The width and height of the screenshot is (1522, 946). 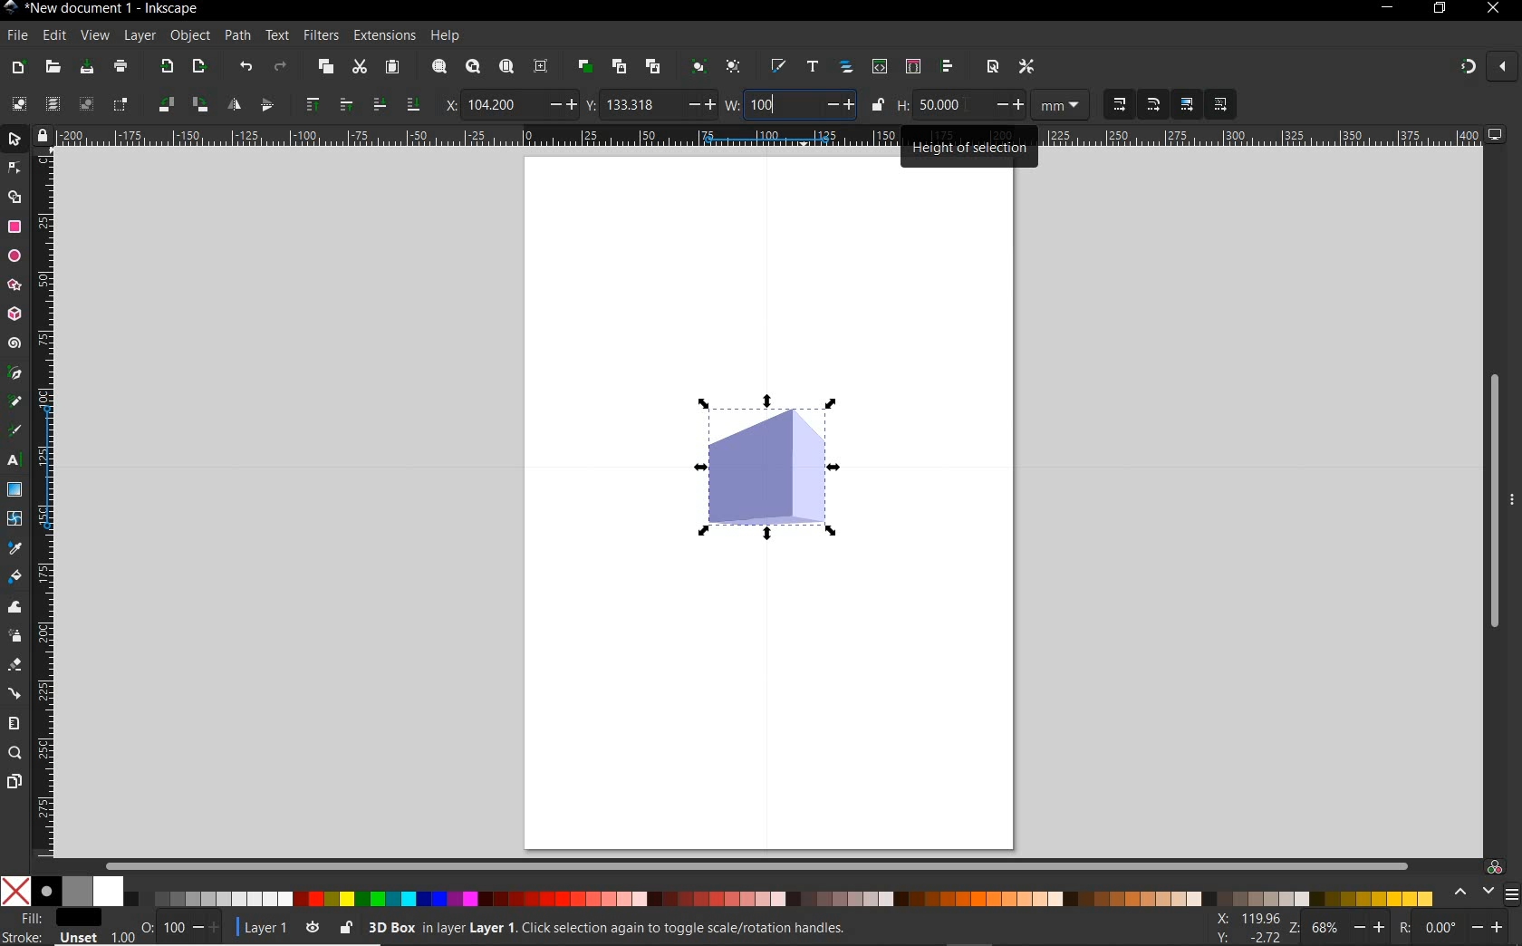 What do you see at coordinates (506, 65) in the screenshot?
I see `zoom page` at bounding box center [506, 65].